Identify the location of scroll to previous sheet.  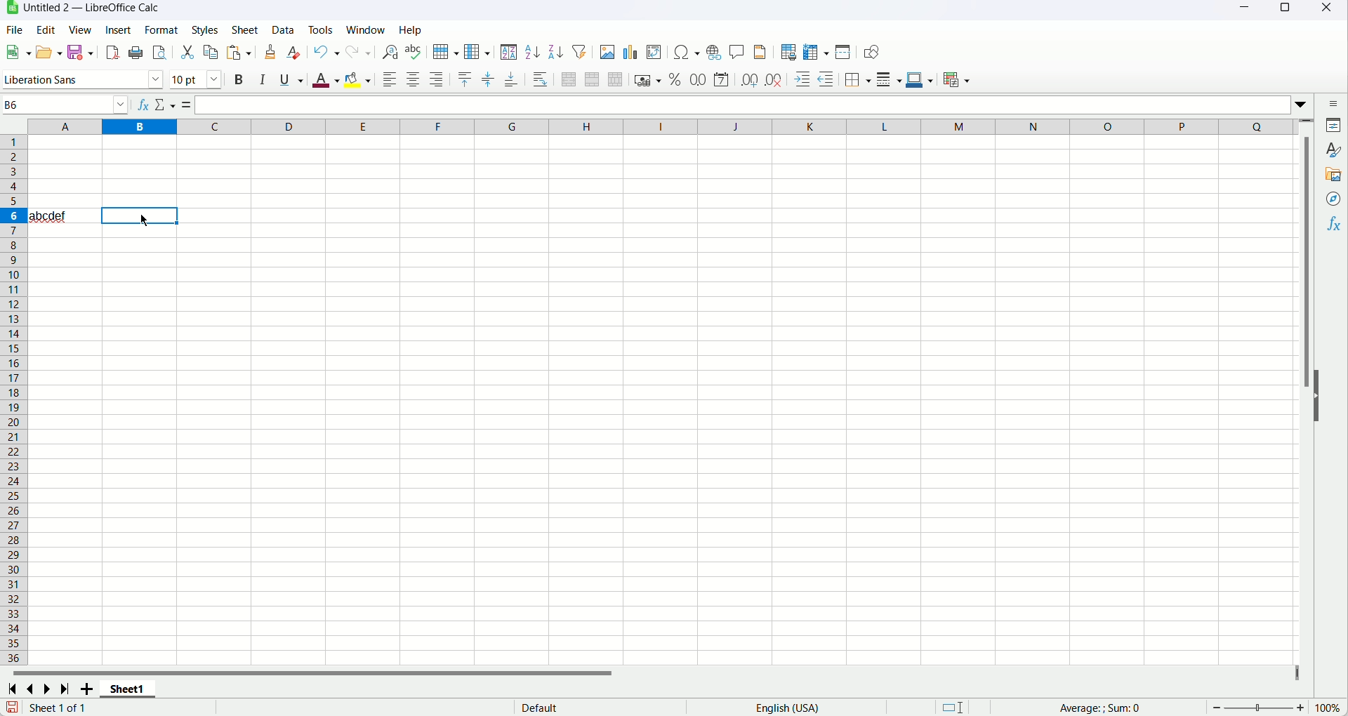
(32, 687).